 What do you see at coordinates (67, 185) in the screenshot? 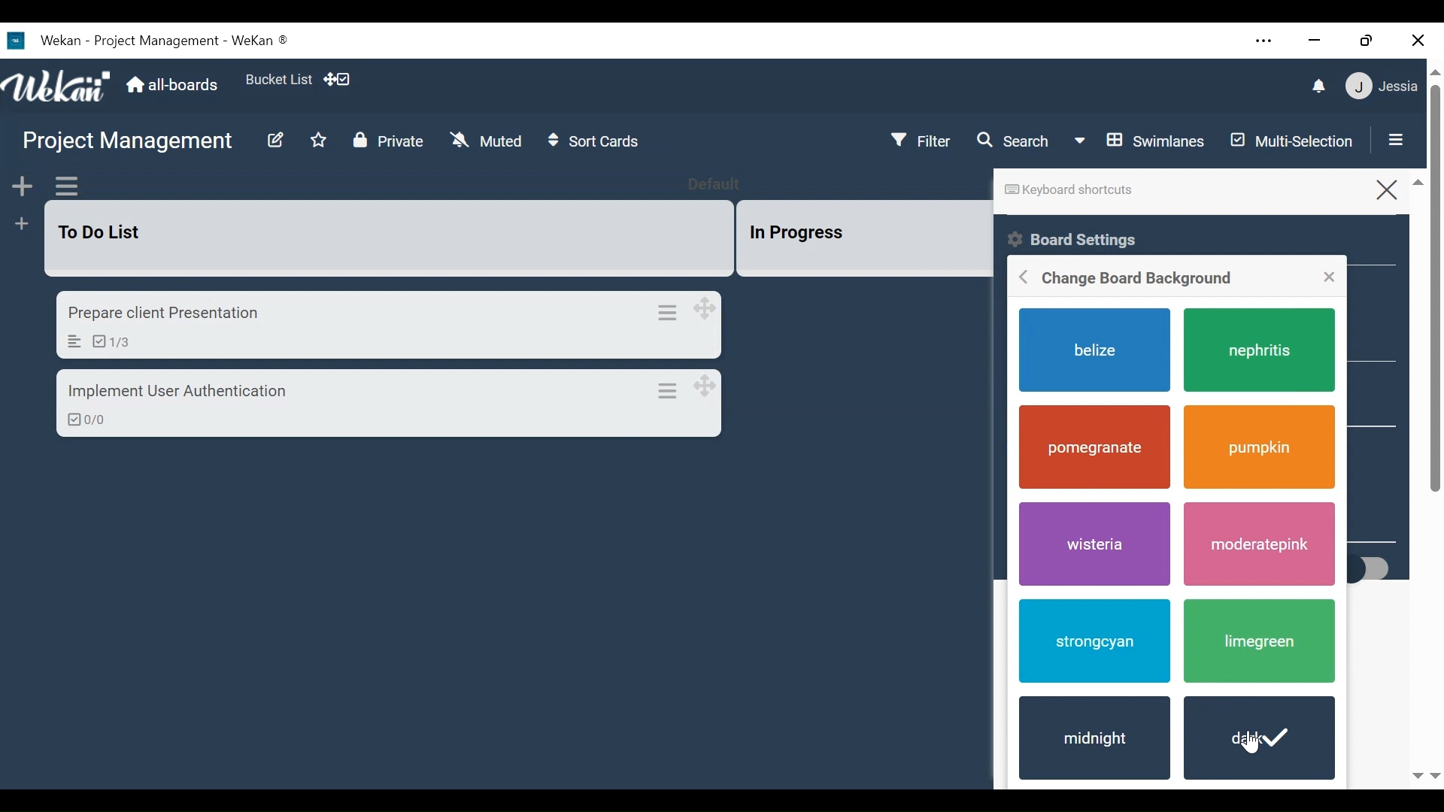
I see `Swimlane actions` at bounding box center [67, 185].